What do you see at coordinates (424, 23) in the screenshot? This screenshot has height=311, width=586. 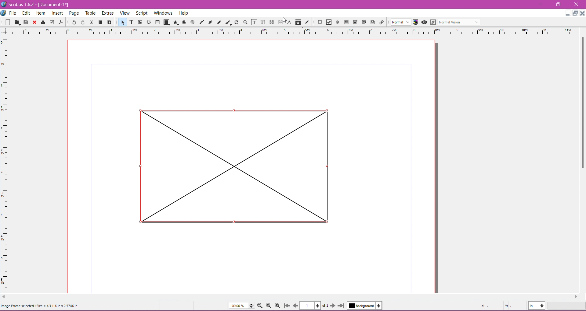 I see `Preview Mode` at bounding box center [424, 23].